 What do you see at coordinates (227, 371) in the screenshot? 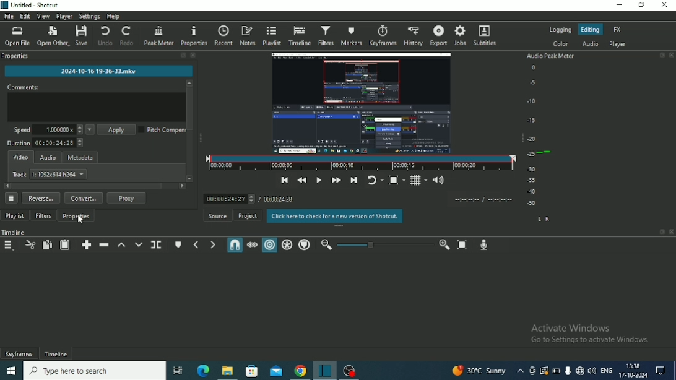
I see `File Explorer` at bounding box center [227, 371].